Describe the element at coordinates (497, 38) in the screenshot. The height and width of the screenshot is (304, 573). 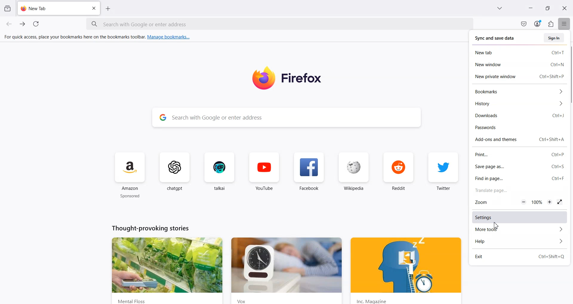
I see `Sync and save data` at that location.